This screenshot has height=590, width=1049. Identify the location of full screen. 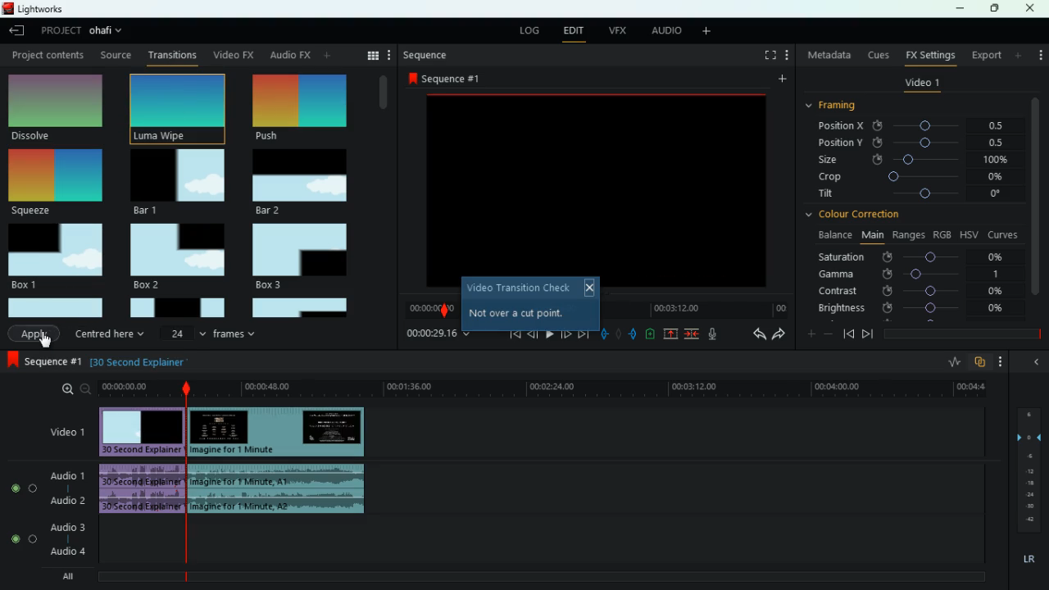
(770, 57).